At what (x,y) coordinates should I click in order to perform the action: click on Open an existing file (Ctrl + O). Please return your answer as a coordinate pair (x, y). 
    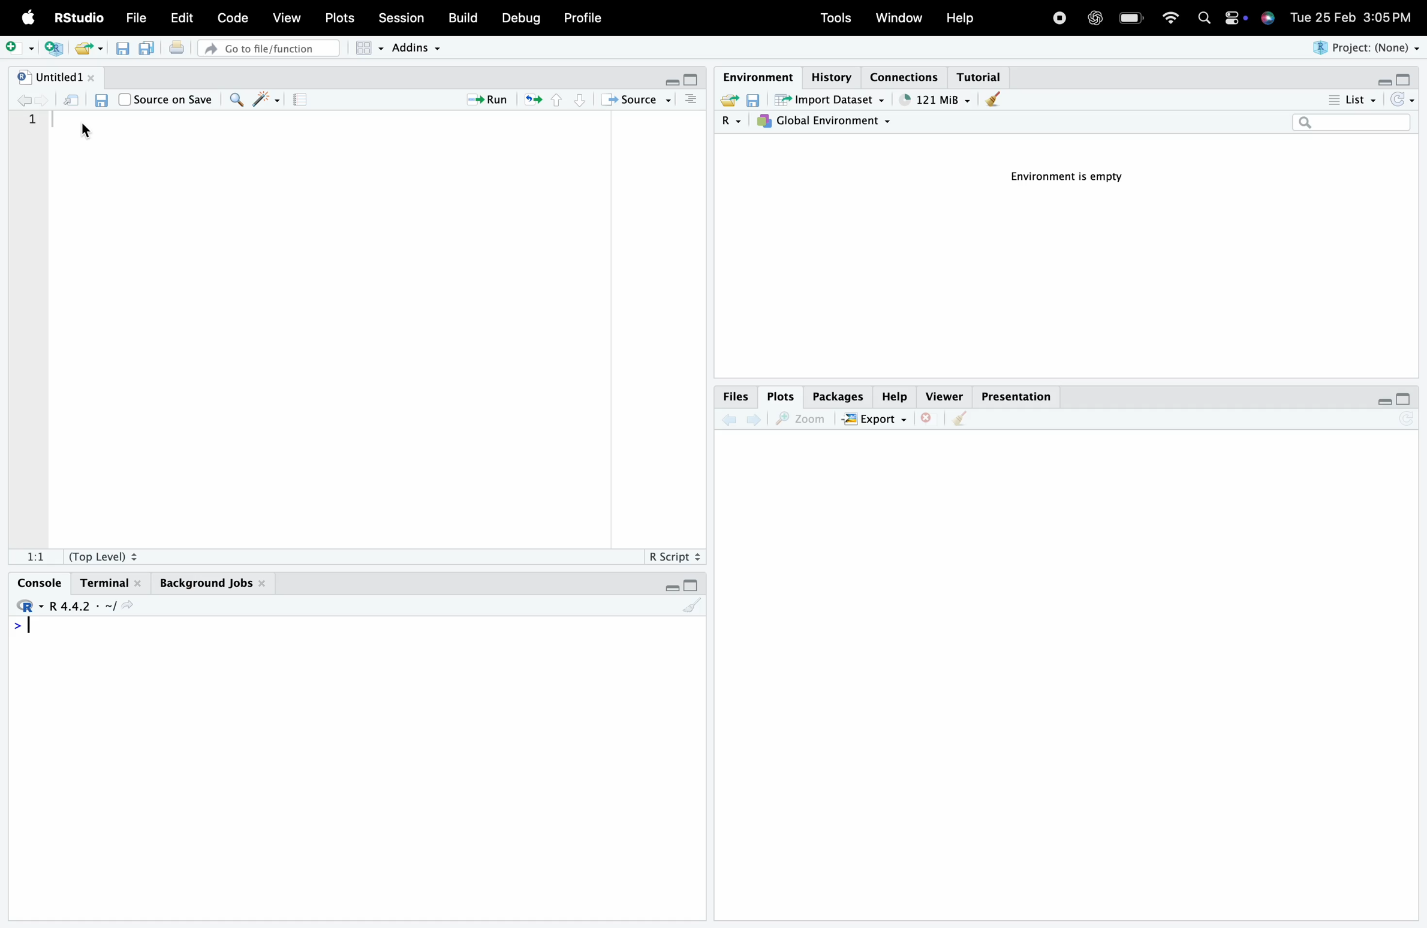
    Looking at the image, I should click on (88, 49).